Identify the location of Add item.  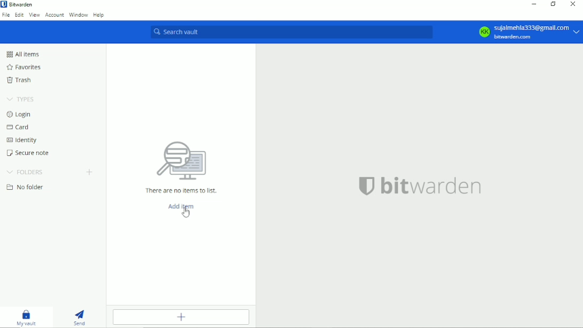
(182, 317).